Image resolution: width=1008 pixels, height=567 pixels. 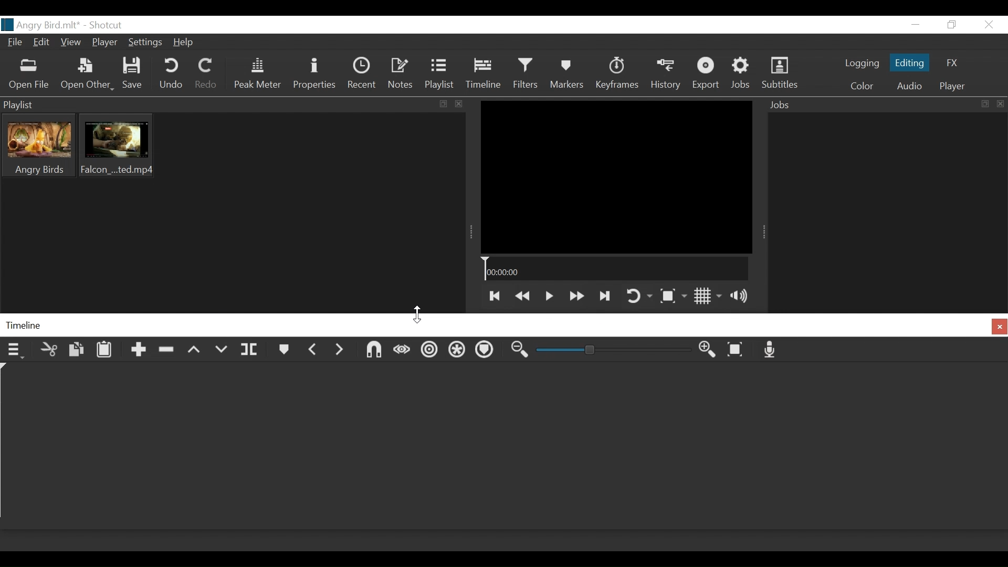 What do you see at coordinates (15, 44) in the screenshot?
I see `File` at bounding box center [15, 44].